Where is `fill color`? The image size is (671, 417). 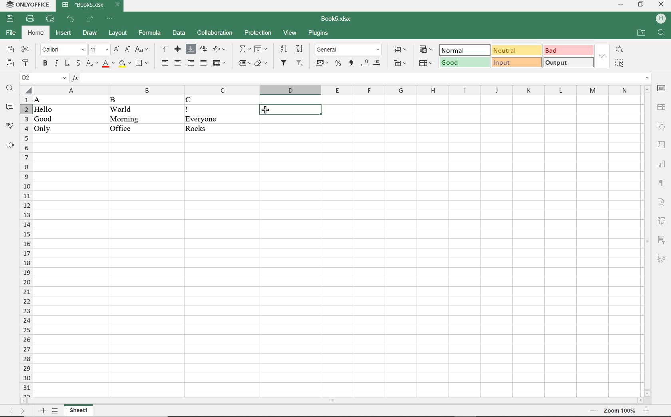
fill color is located at coordinates (125, 64).